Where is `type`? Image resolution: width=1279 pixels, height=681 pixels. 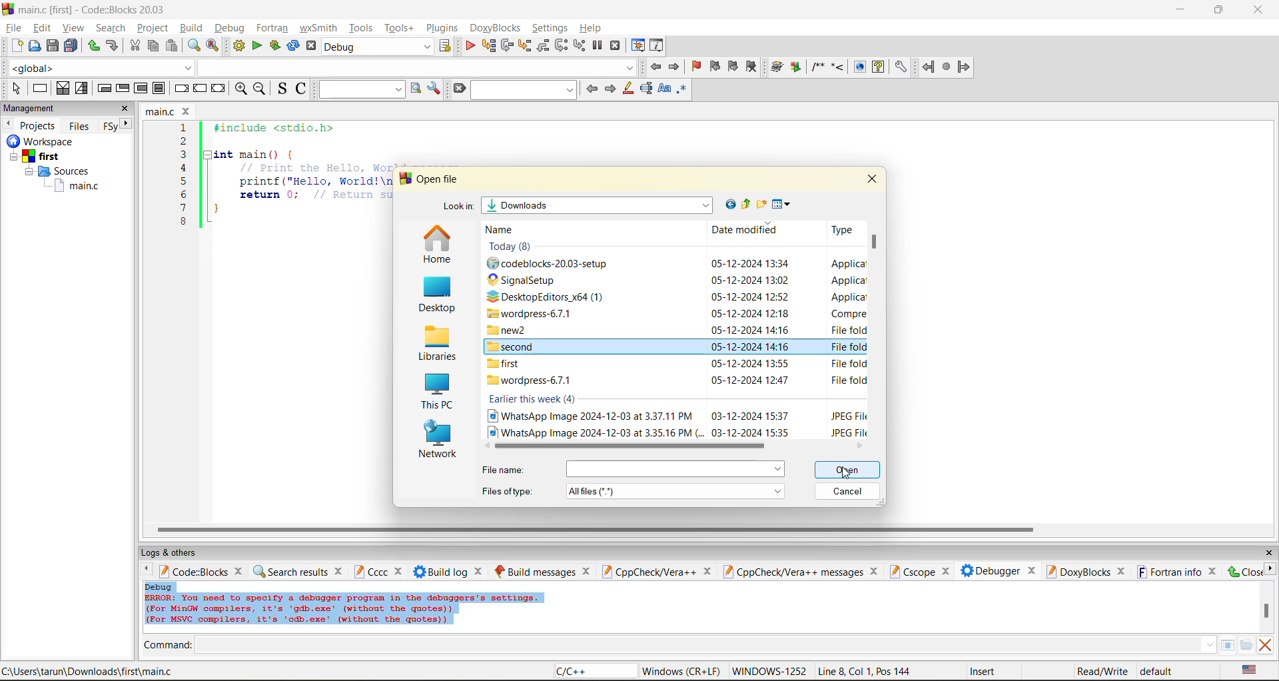
type is located at coordinates (849, 415).